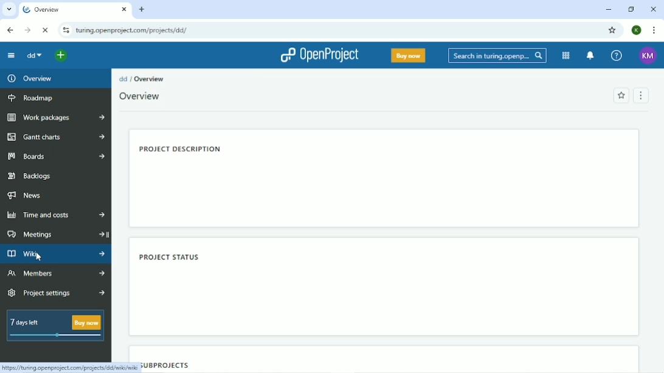  I want to click on Project description, so click(181, 150).